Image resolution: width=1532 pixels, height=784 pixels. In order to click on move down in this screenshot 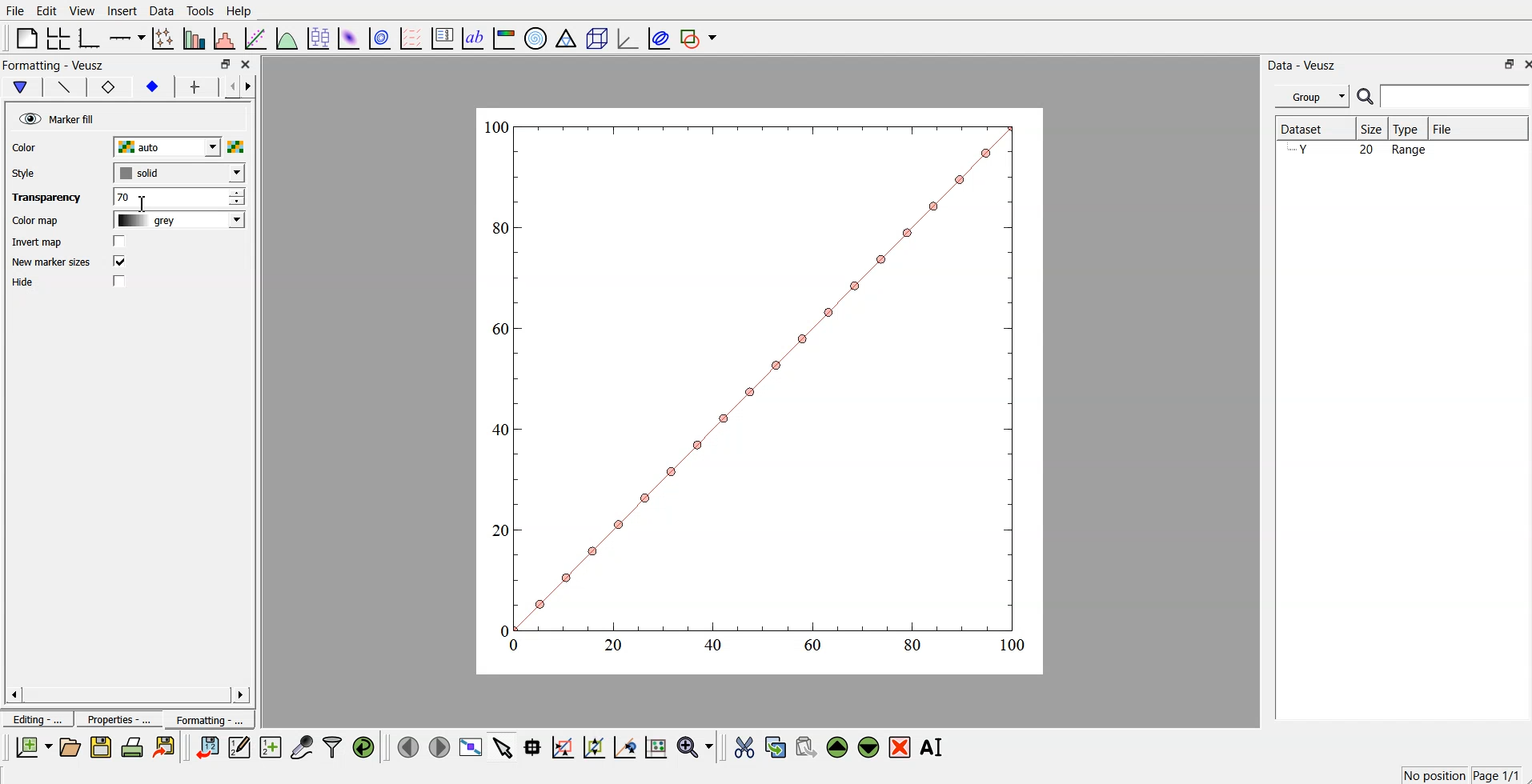, I will do `click(869, 746)`.